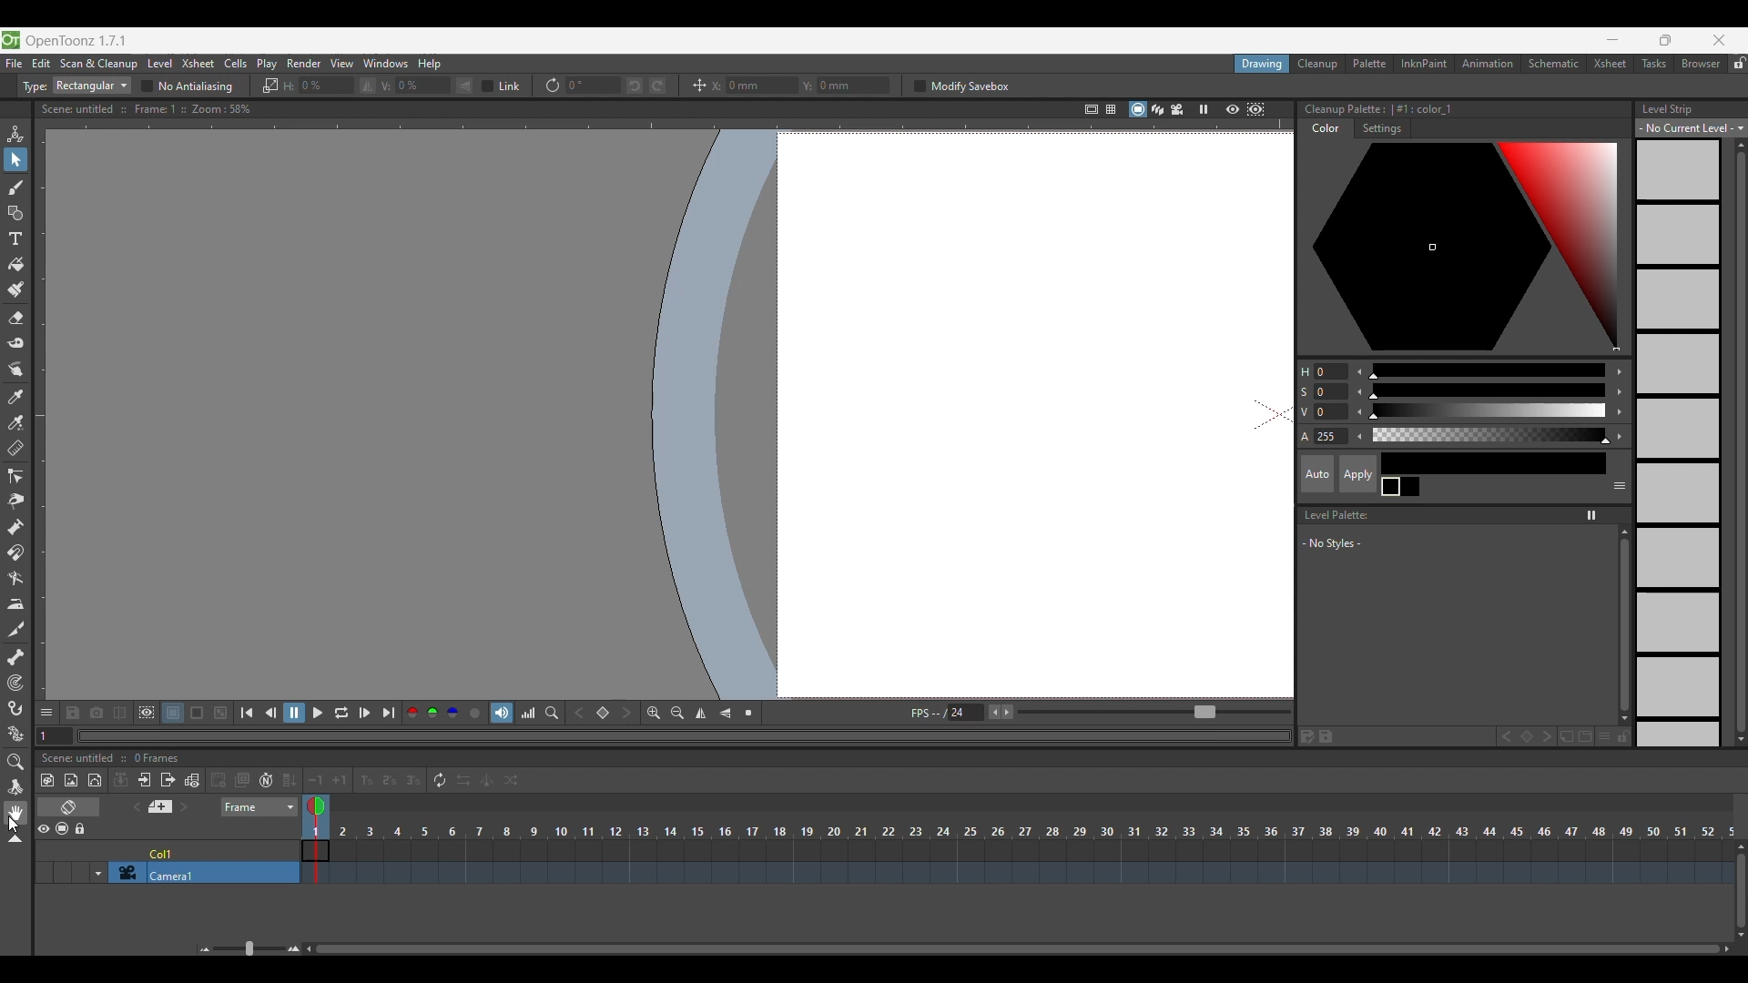  I want to click on Change color modification manually, so click(1330, 403).